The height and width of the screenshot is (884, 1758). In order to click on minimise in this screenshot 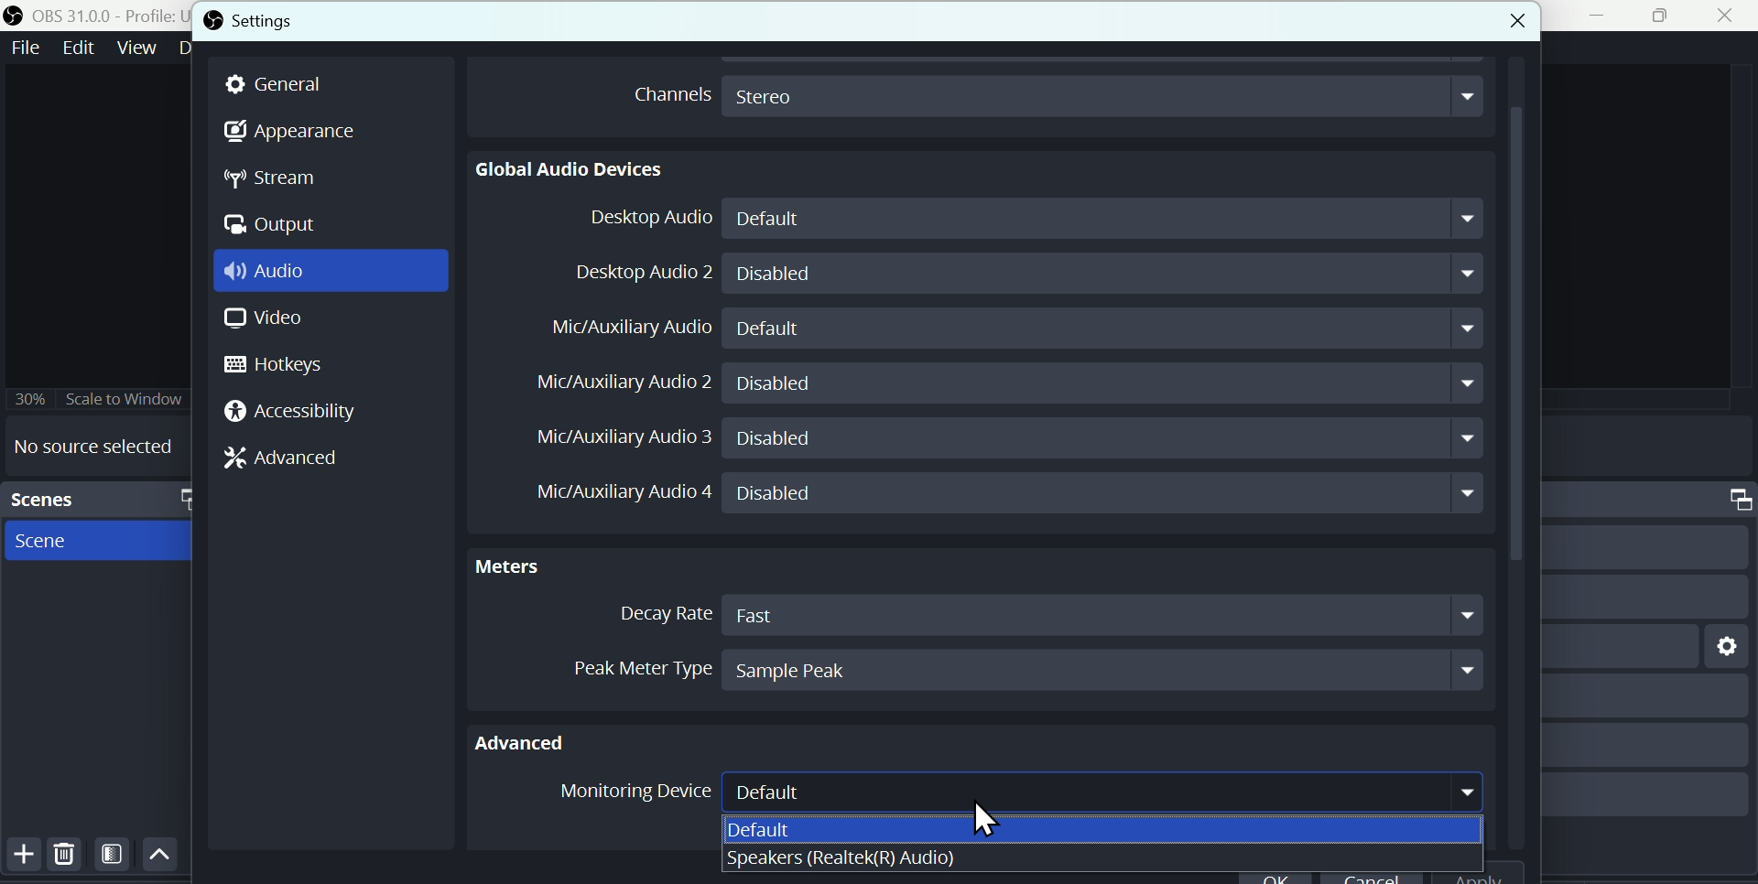, I will do `click(1601, 16)`.